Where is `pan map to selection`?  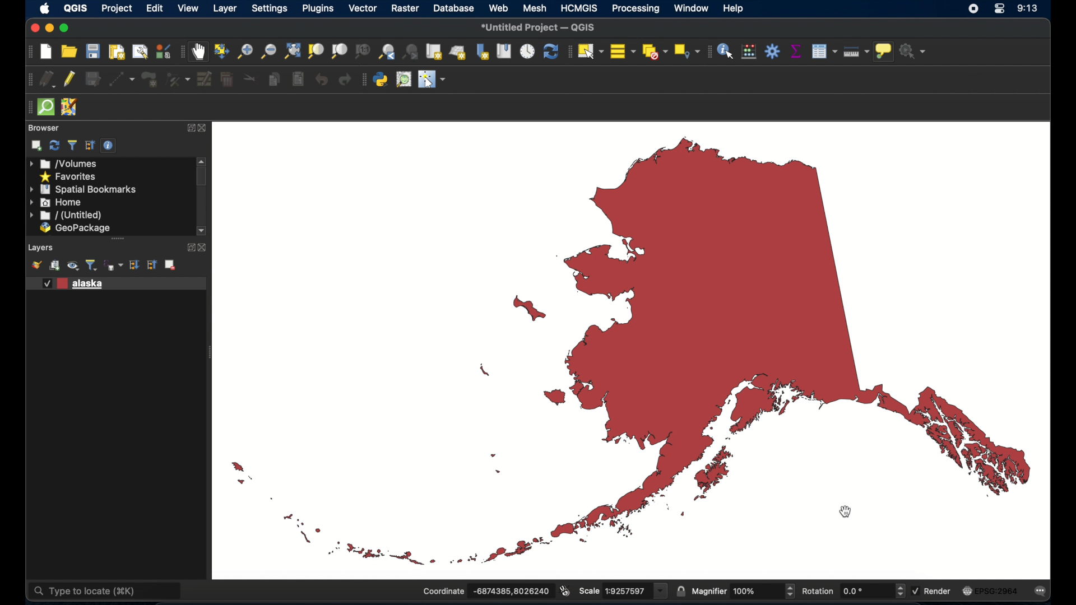
pan map to selection is located at coordinates (221, 52).